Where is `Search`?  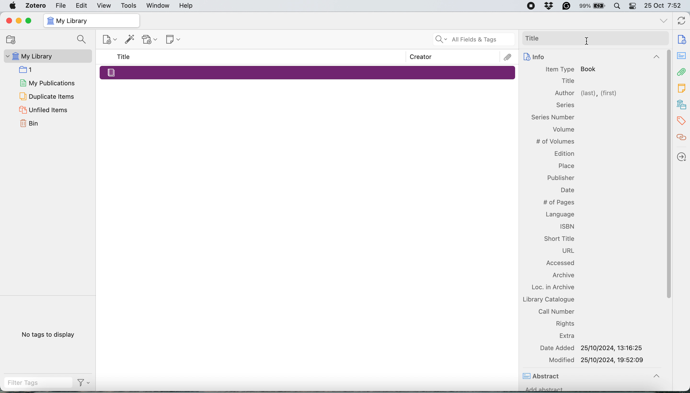
Search is located at coordinates (83, 40).